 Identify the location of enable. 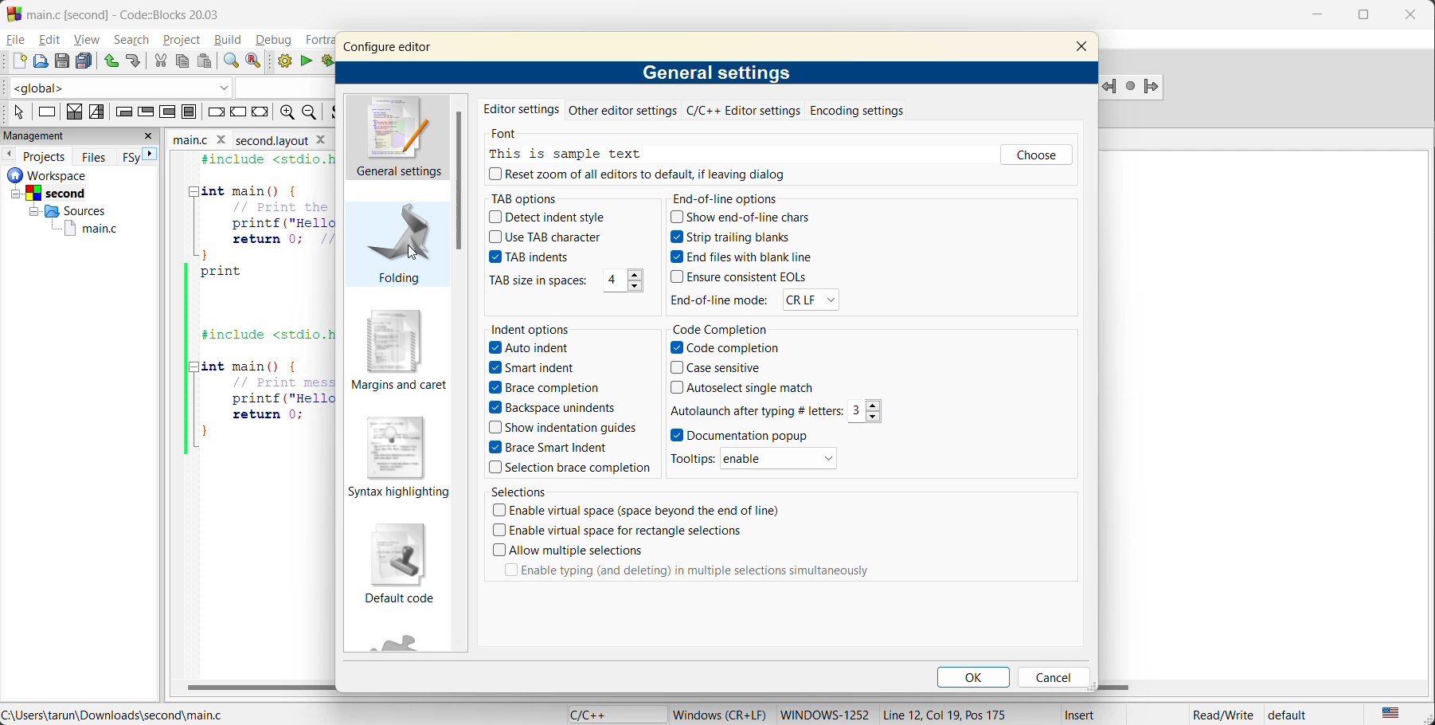
(780, 457).